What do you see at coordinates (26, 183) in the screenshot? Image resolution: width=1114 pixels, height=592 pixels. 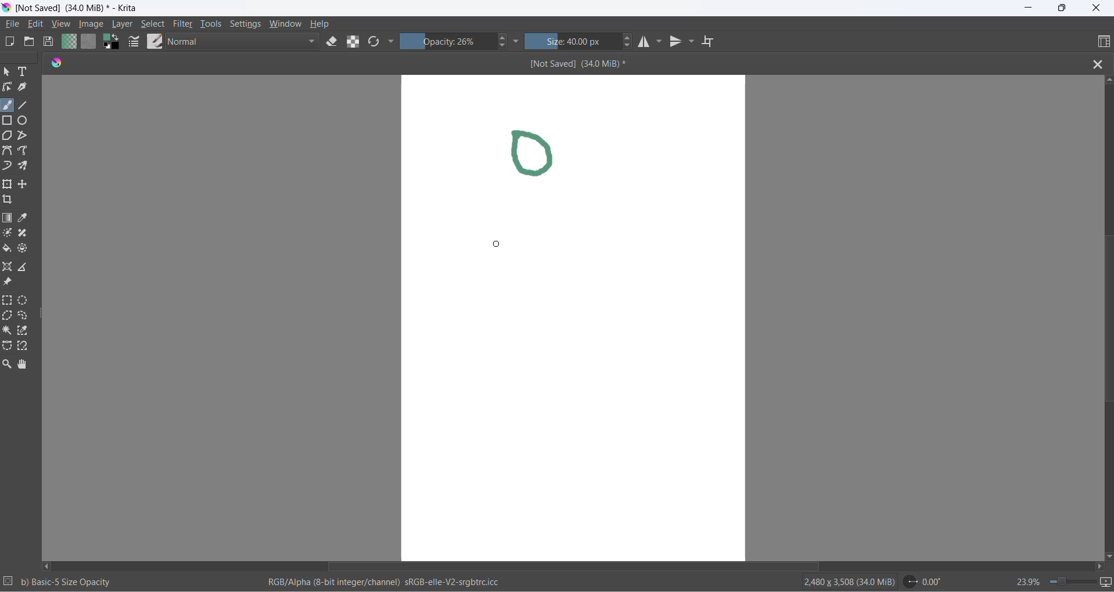 I see `move a layer` at bounding box center [26, 183].